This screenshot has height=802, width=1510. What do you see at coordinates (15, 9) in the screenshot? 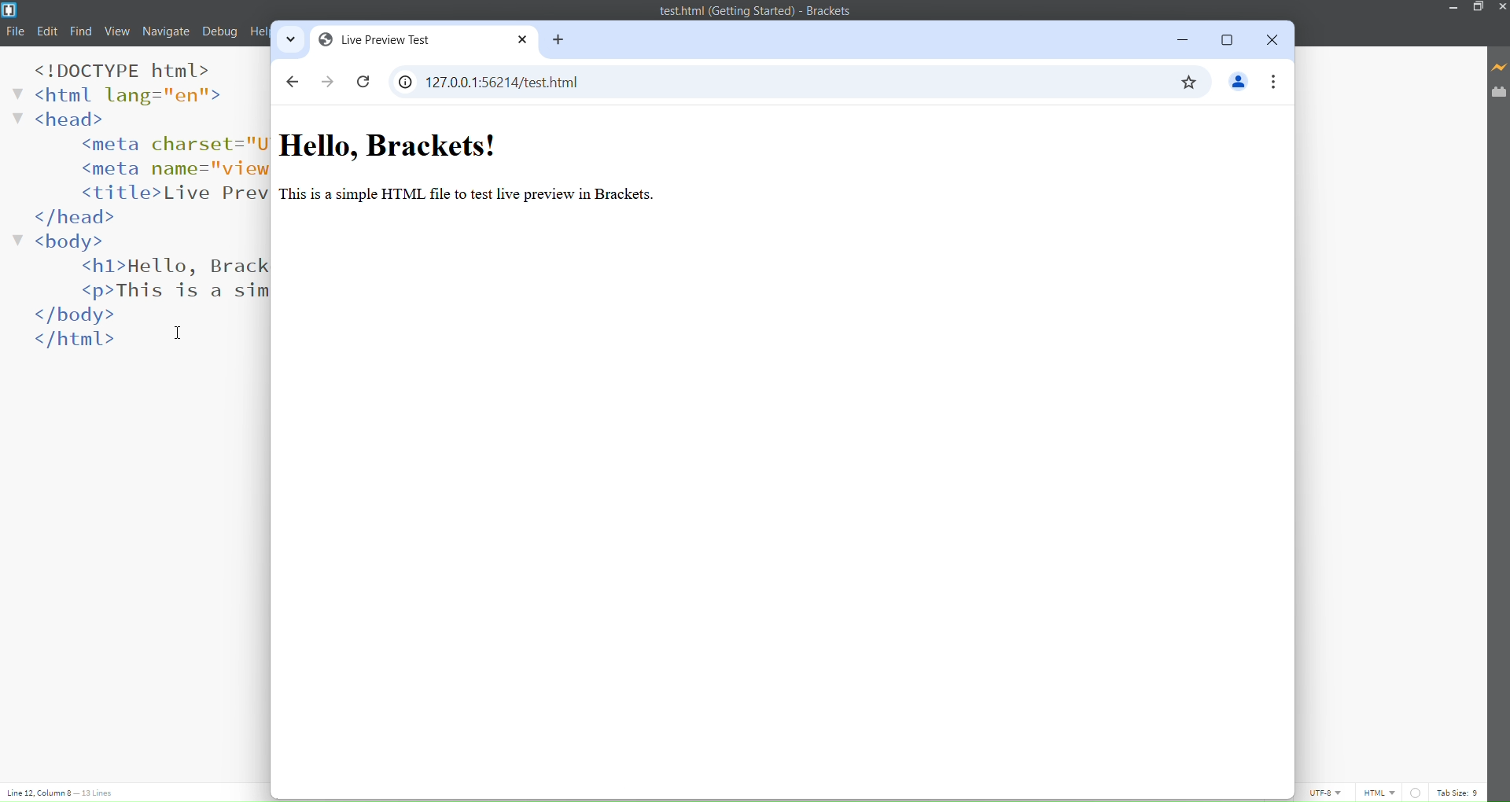
I see `Logo` at bounding box center [15, 9].